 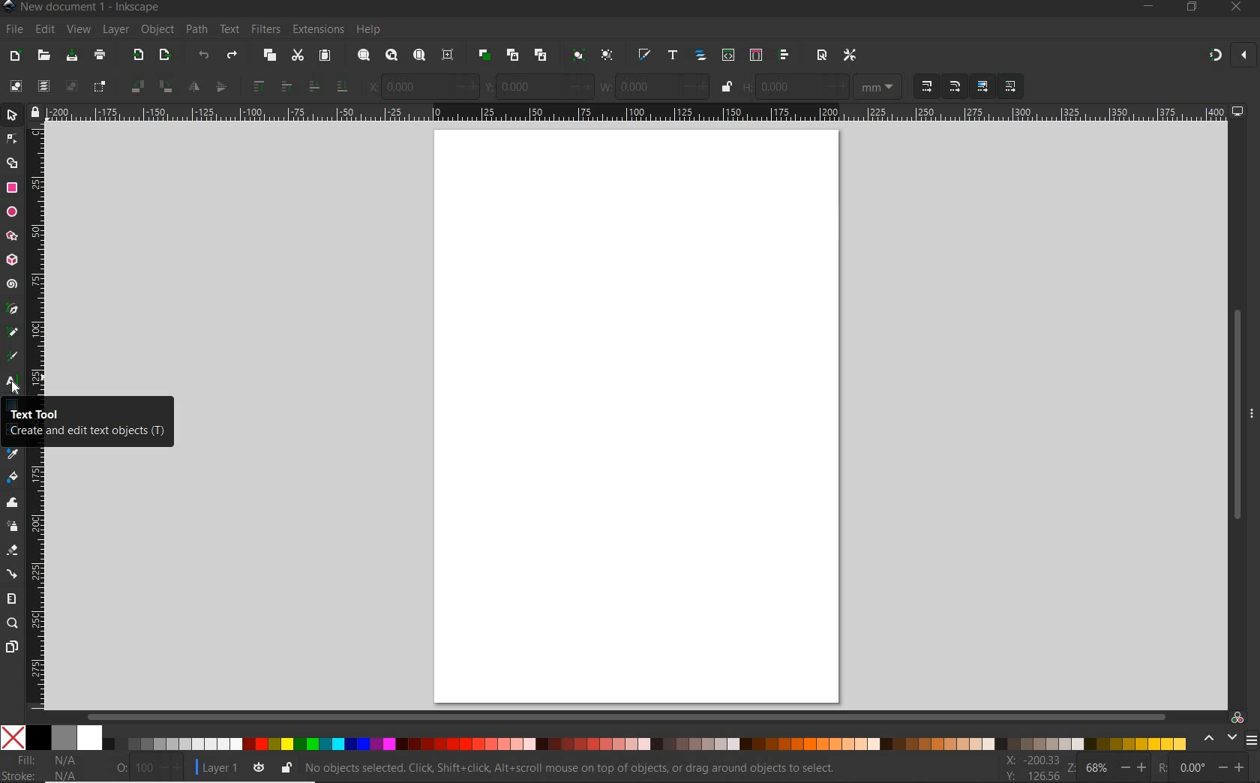 I want to click on tweak tool, so click(x=13, y=503).